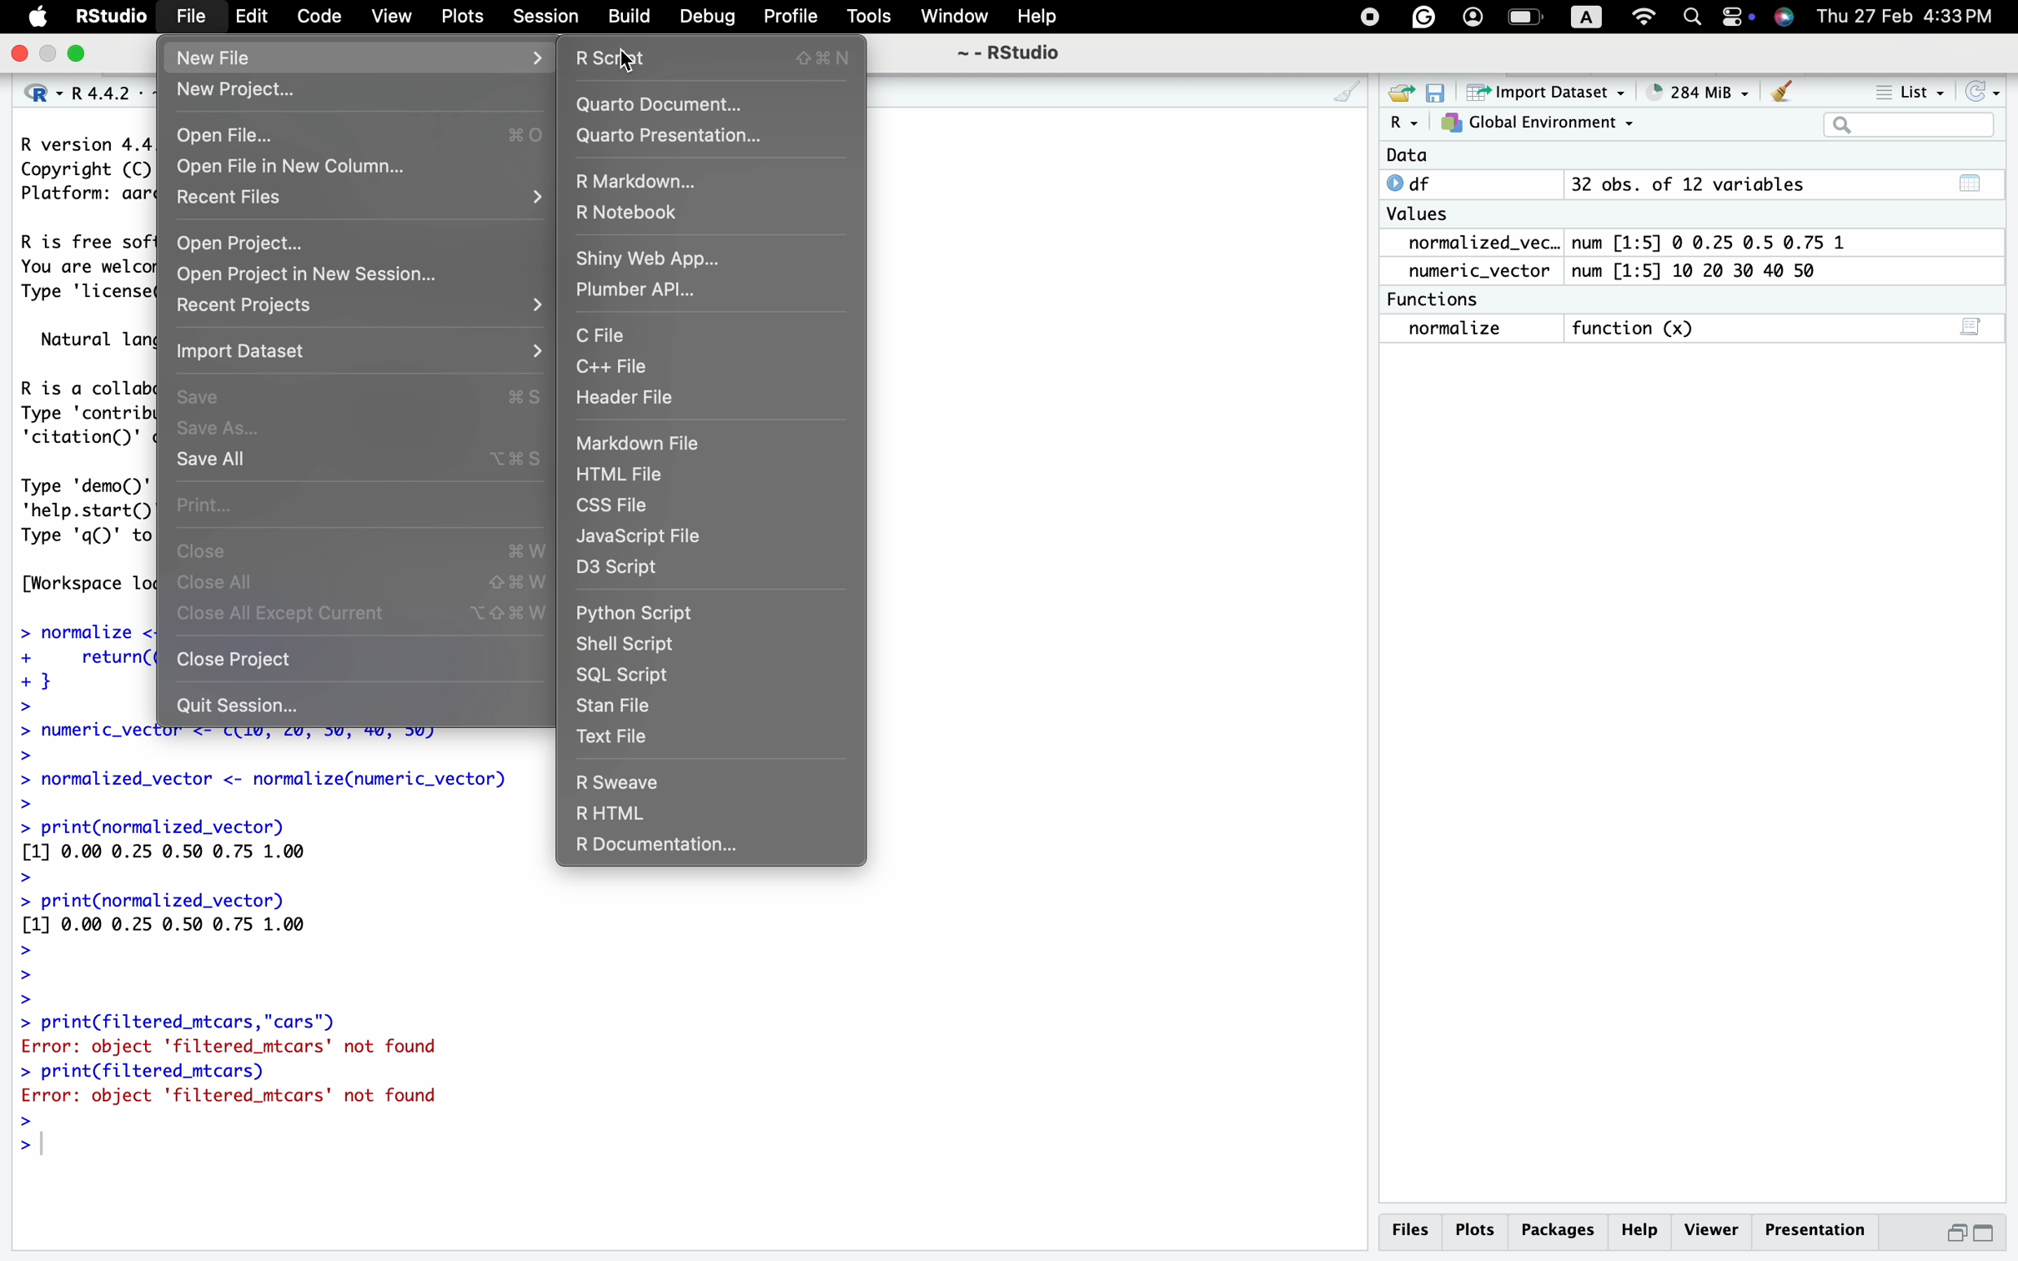 The image size is (2018, 1261). I want to click on apple logo, so click(39, 15).